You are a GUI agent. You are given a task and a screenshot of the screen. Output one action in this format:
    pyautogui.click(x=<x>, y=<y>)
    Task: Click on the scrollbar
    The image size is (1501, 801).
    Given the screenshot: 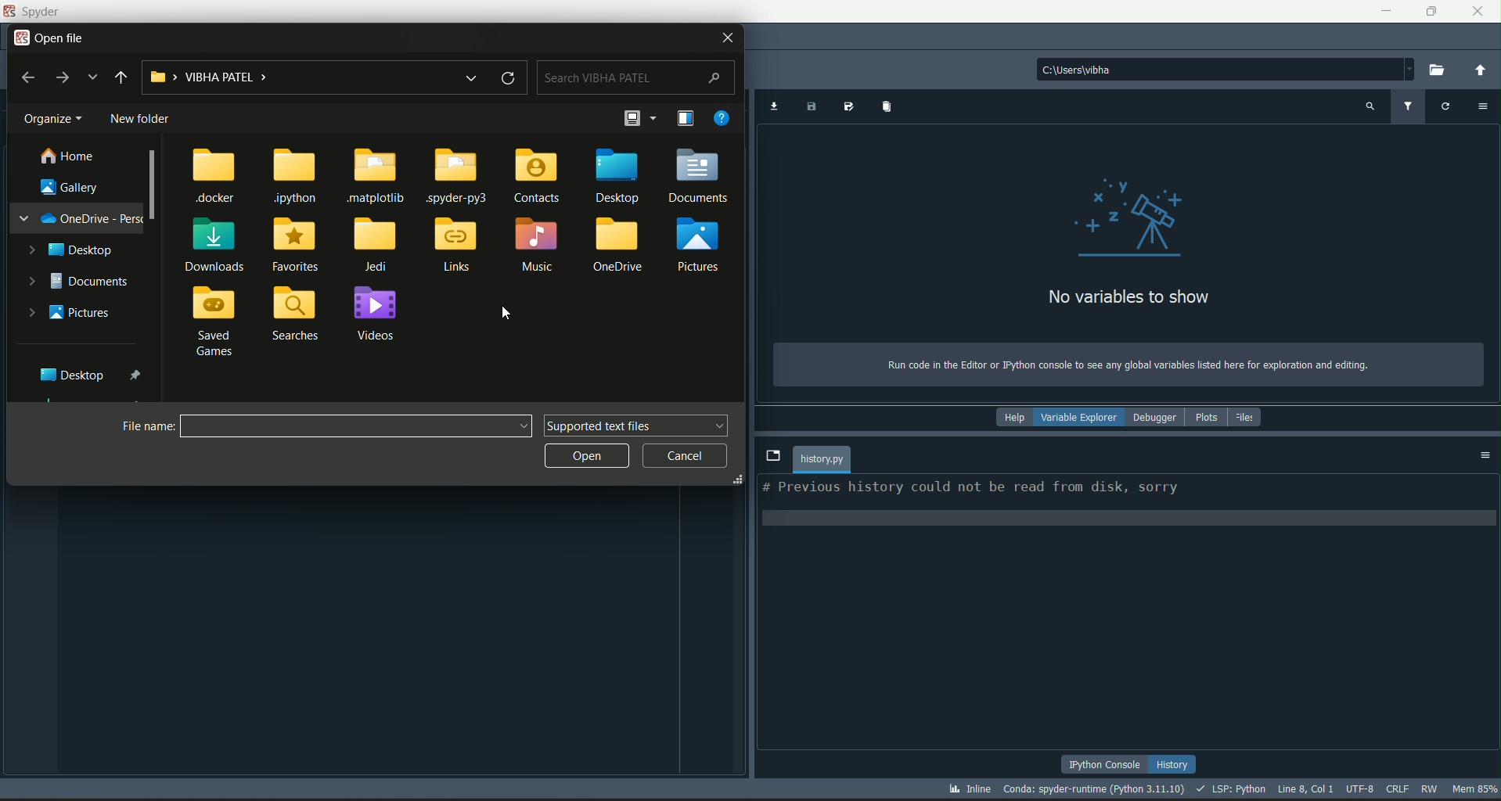 What is the action you would take?
    pyautogui.click(x=154, y=186)
    